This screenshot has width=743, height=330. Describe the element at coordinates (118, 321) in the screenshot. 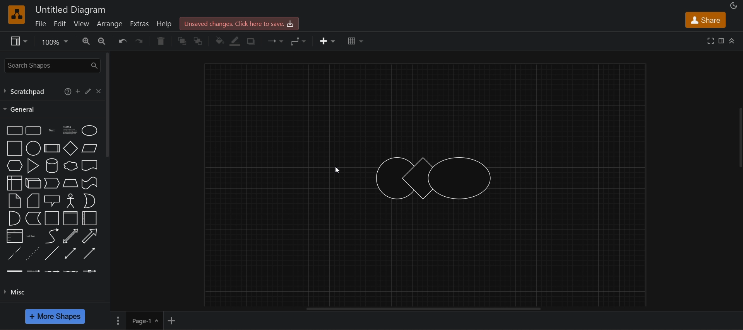

I see `page options` at that location.